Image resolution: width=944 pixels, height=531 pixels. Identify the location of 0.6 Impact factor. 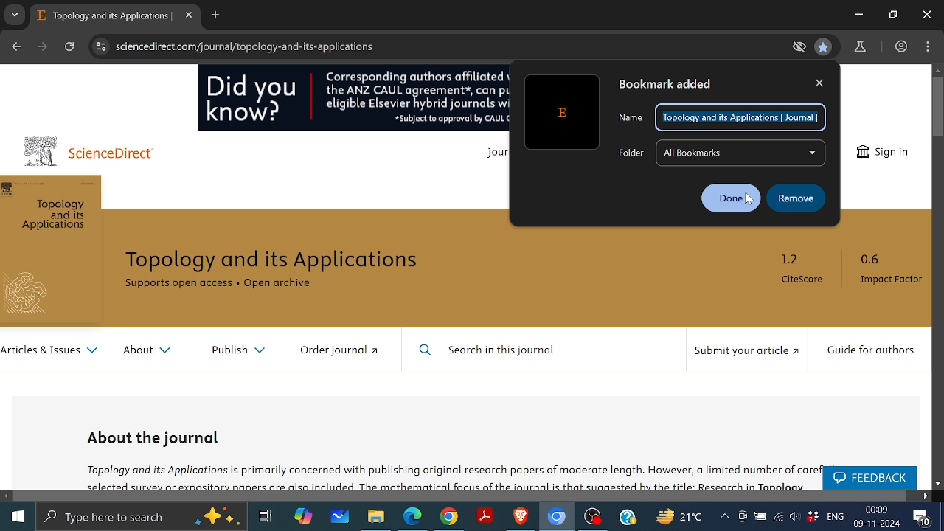
(887, 271).